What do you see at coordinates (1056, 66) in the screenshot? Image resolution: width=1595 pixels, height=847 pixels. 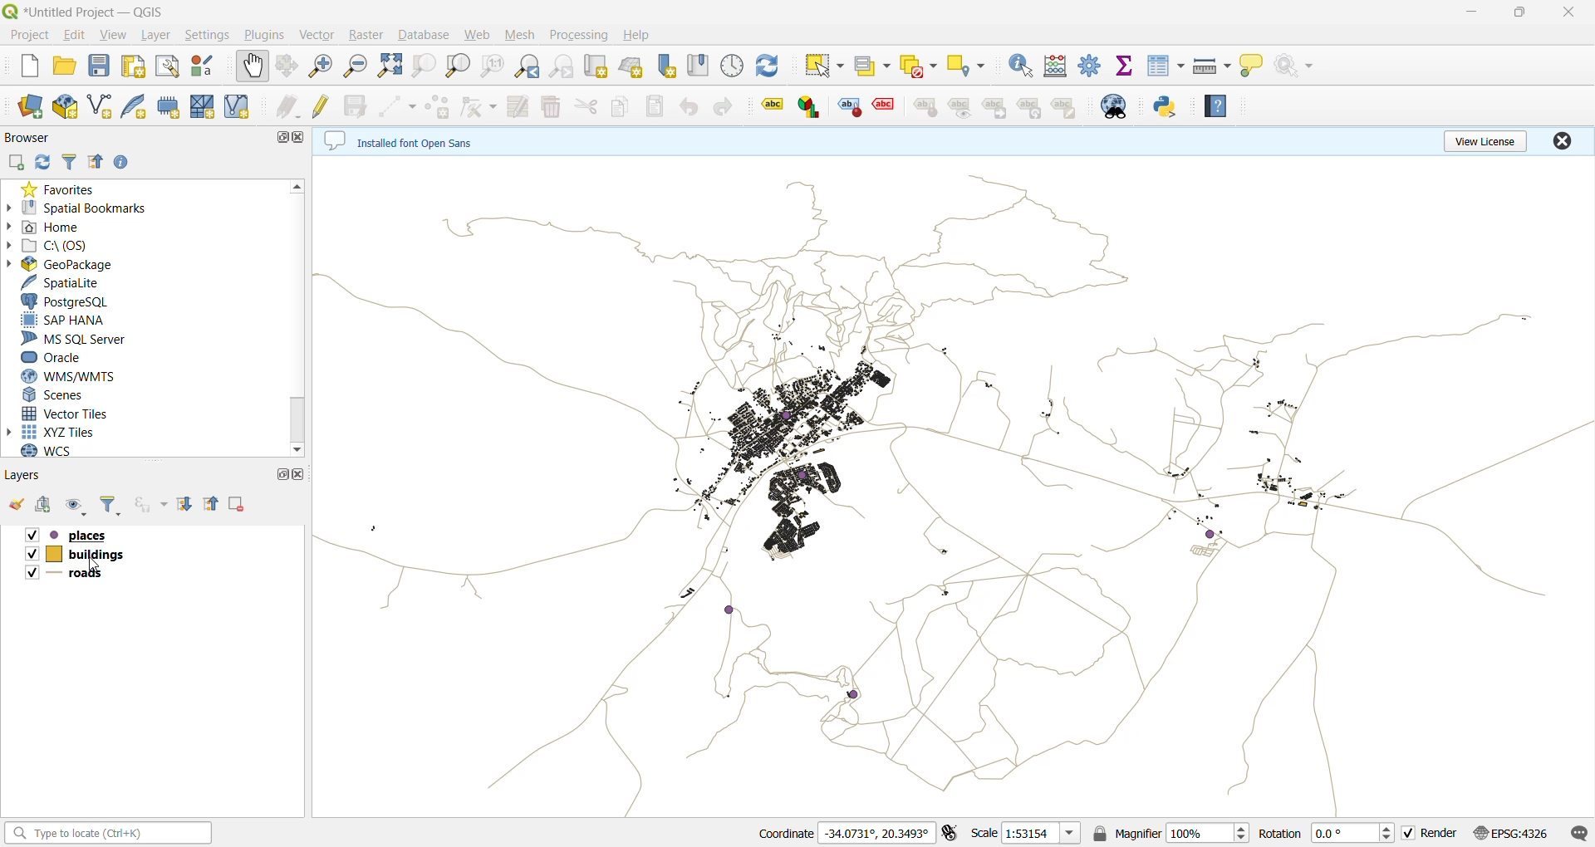 I see `calculator` at bounding box center [1056, 66].